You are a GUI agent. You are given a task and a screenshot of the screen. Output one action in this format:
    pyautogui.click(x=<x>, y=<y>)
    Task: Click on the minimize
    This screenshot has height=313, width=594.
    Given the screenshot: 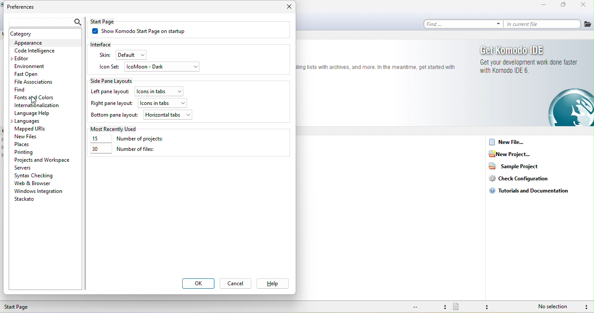 What is the action you would take?
    pyautogui.click(x=537, y=5)
    